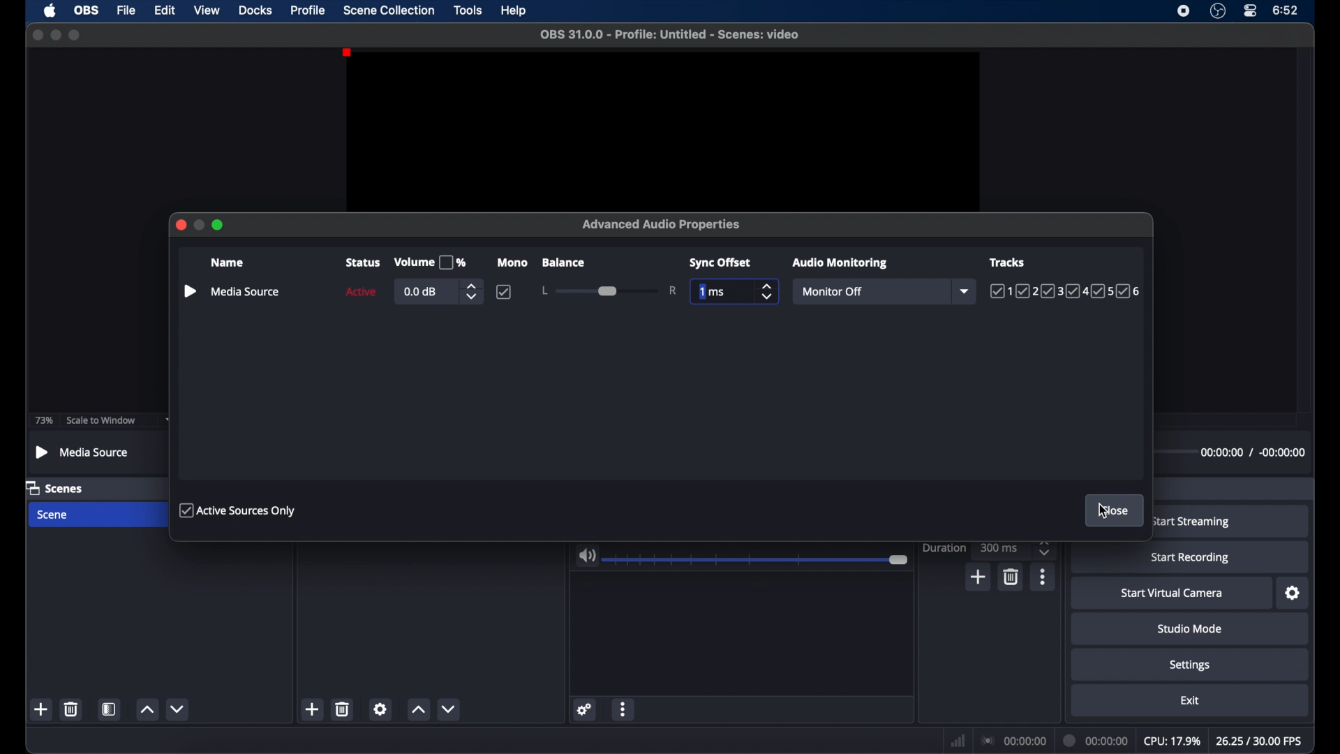 This screenshot has width=1340, height=754. Describe the element at coordinates (45, 420) in the screenshot. I see `73%` at that location.